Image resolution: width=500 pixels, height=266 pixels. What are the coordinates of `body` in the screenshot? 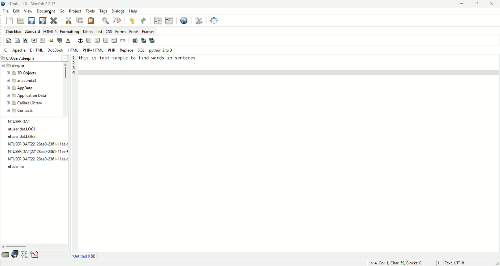 It's located at (17, 41).